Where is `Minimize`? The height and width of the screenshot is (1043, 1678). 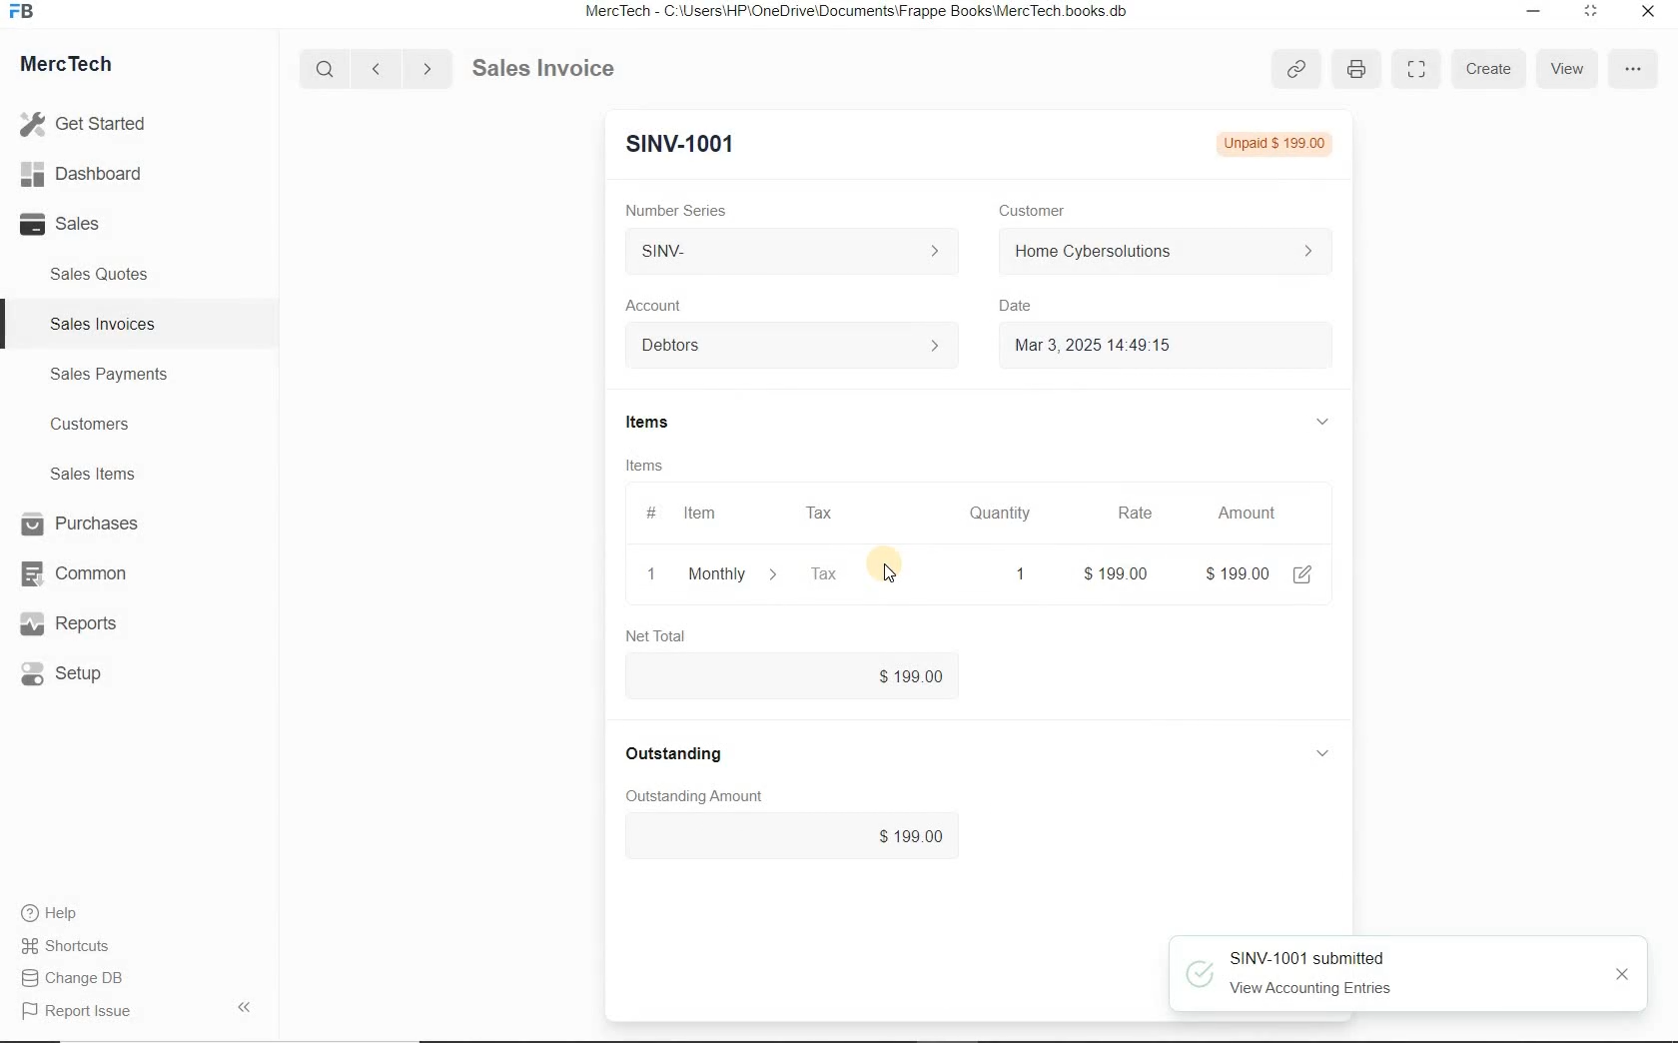 Minimize is located at coordinates (1533, 14).